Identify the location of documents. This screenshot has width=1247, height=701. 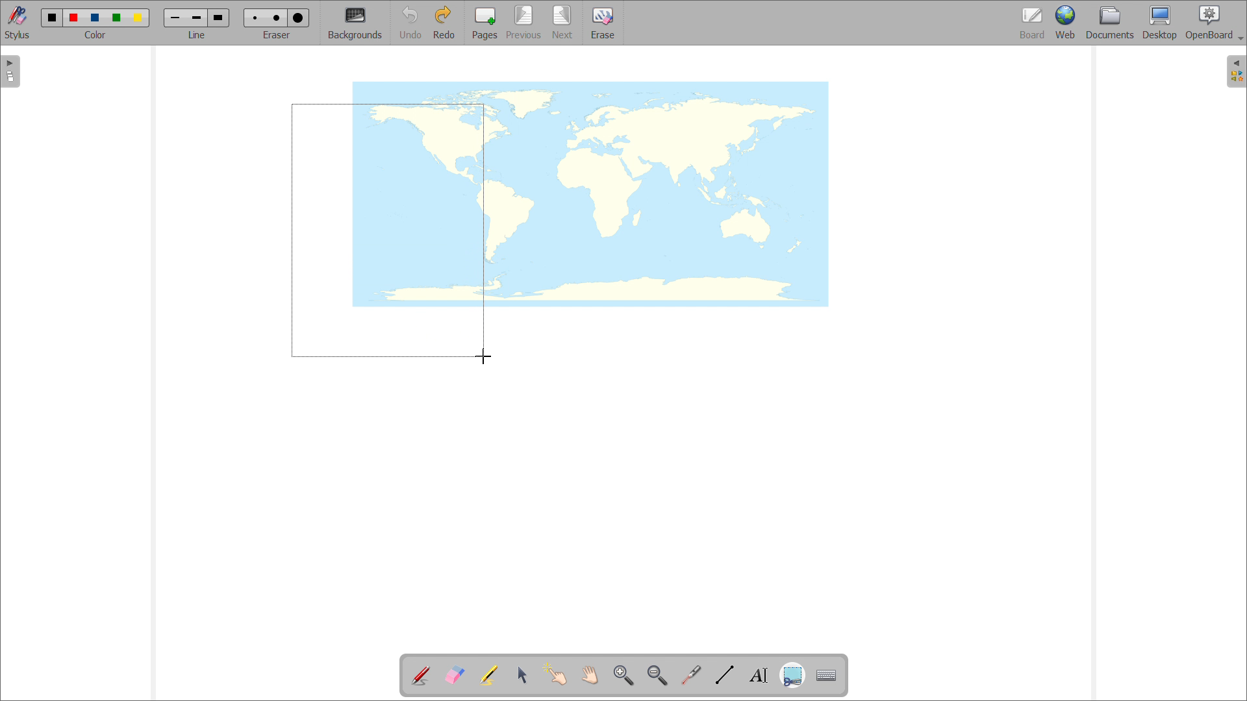
(1111, 22).